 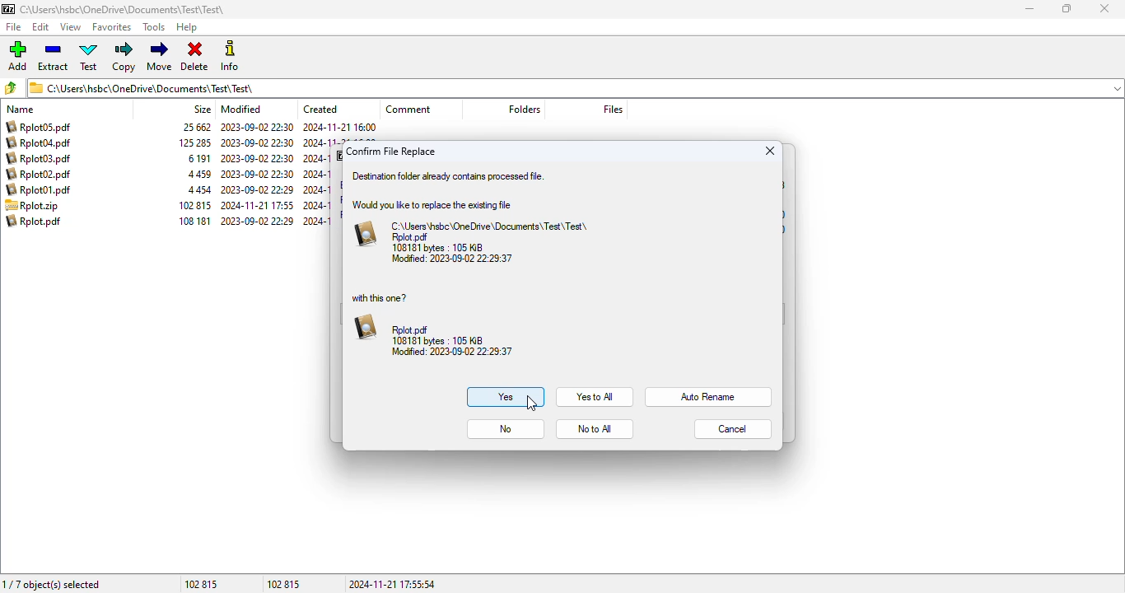 I want to click on test, so click(x=89, y=56).